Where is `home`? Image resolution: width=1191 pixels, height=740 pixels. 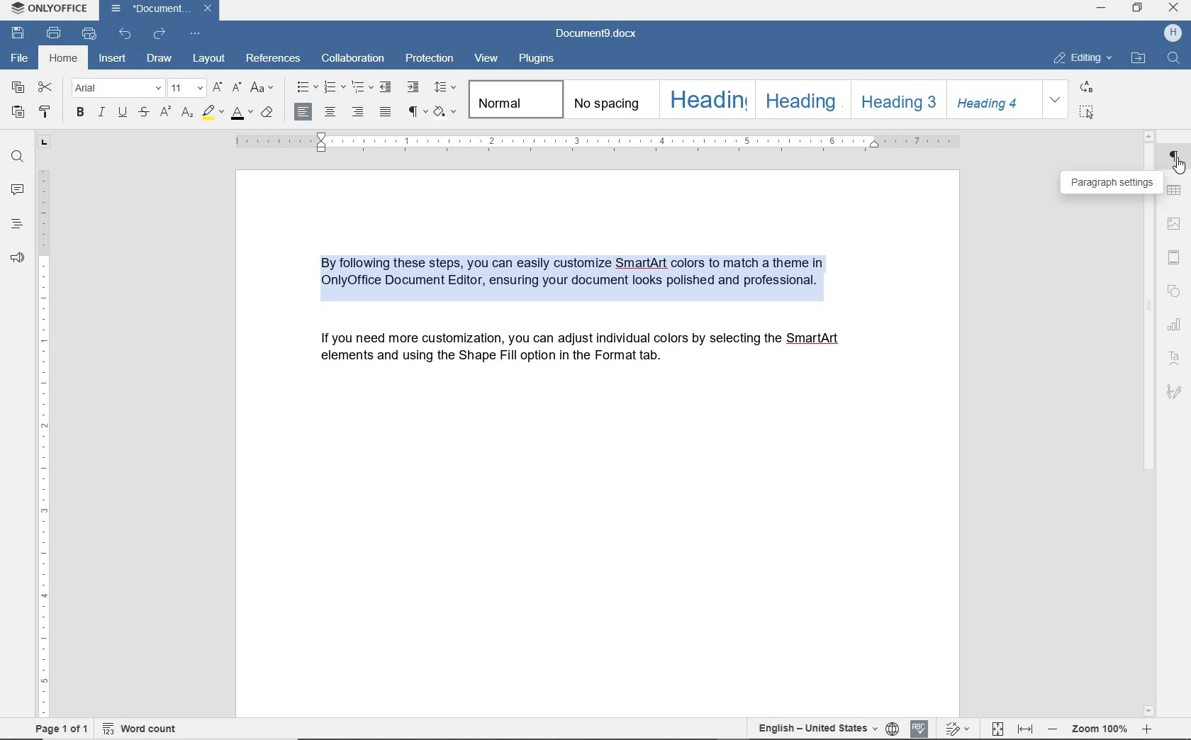 home is located at coordinates (62, 57).